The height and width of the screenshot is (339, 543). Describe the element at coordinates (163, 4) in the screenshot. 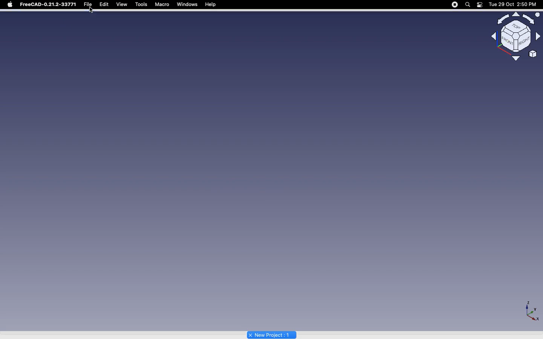

I see `Macro` at that location.